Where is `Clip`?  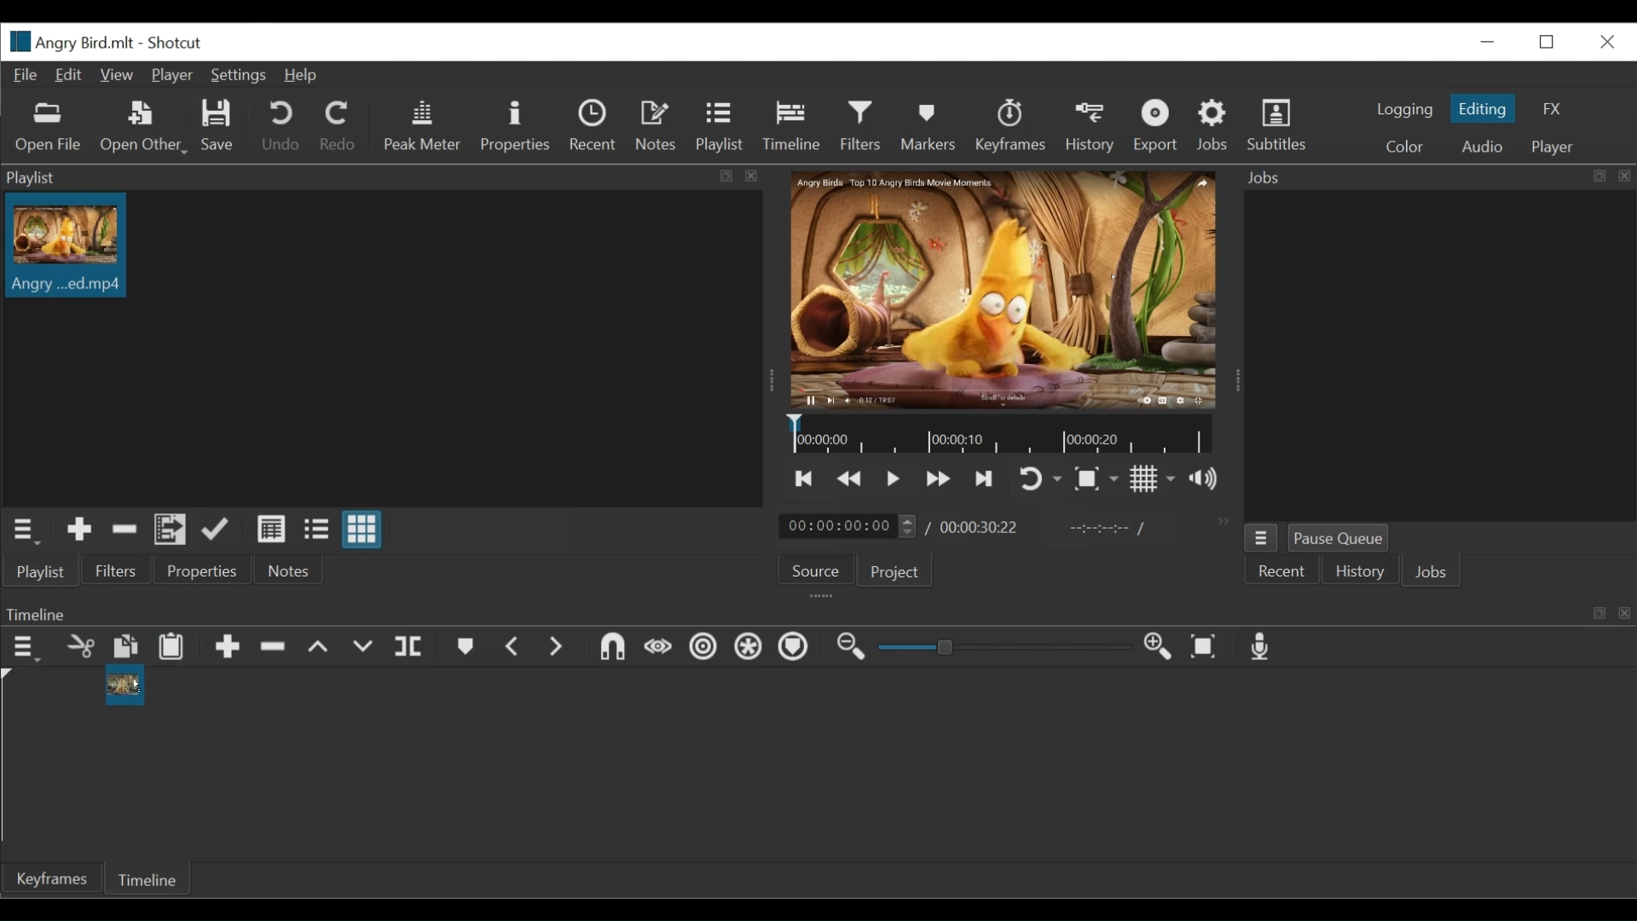 Clip is located at coordinates (125, 686).